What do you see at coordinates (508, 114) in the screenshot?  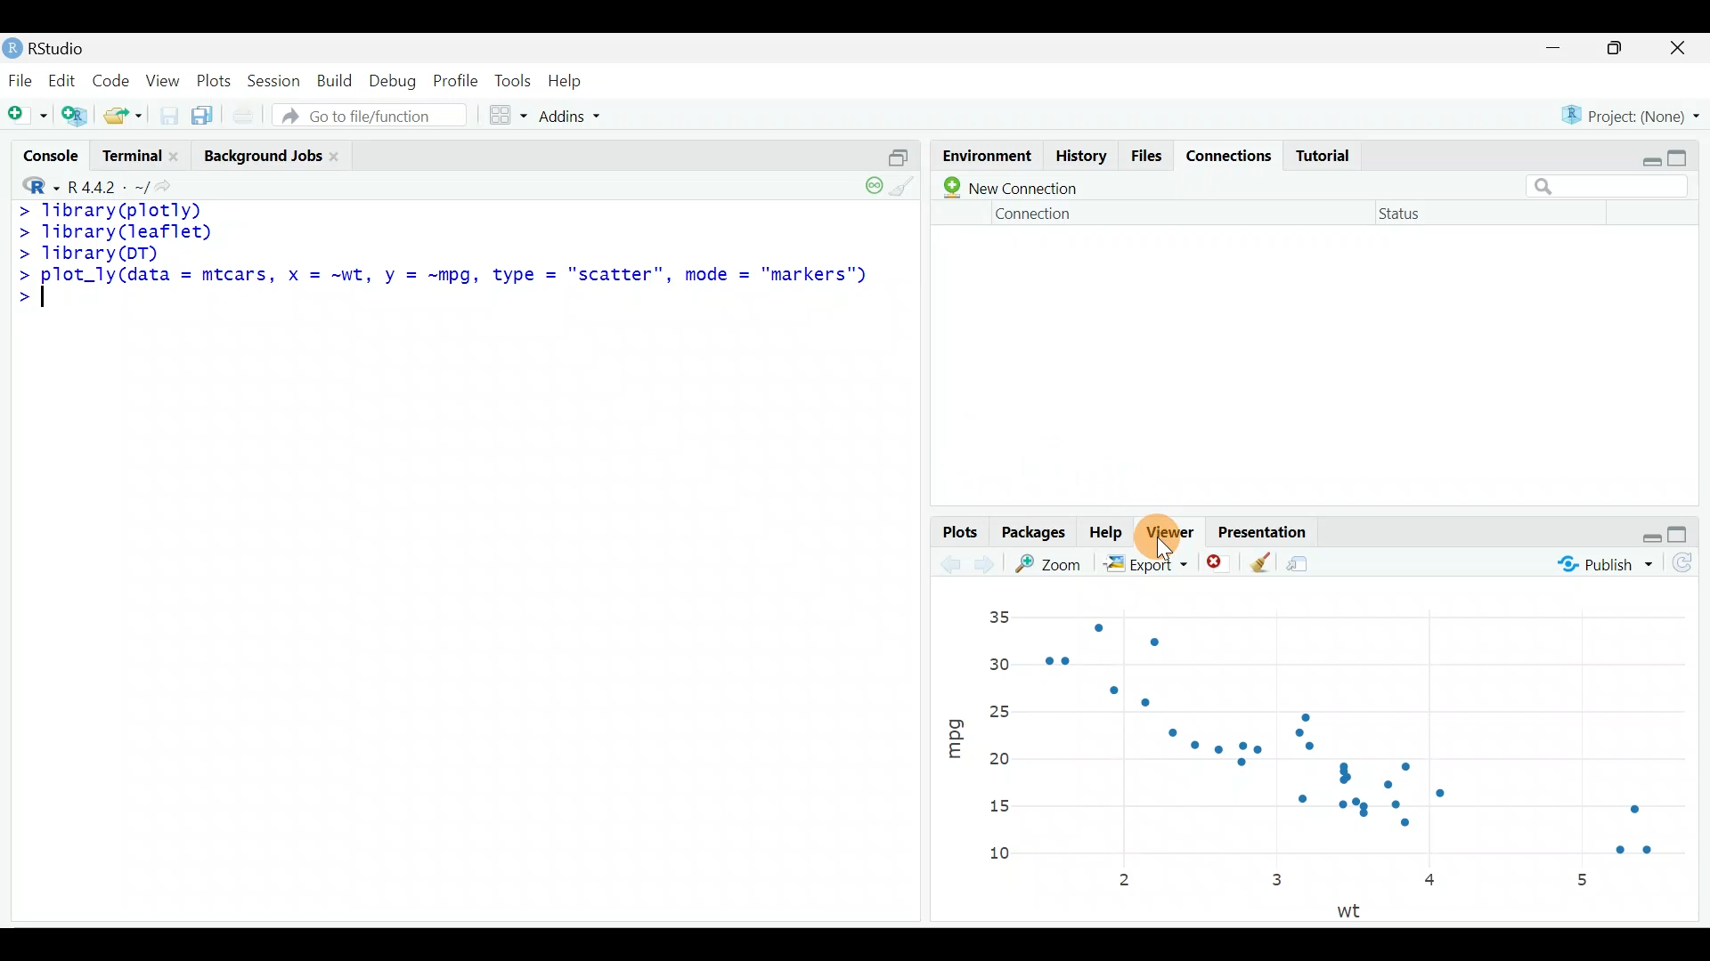 I see `Workspace panes` at bounding box center [508, 114].